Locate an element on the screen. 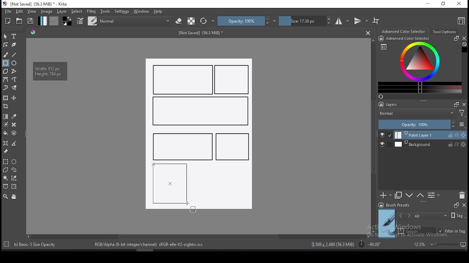  restore is located at coordinates (445, 4).